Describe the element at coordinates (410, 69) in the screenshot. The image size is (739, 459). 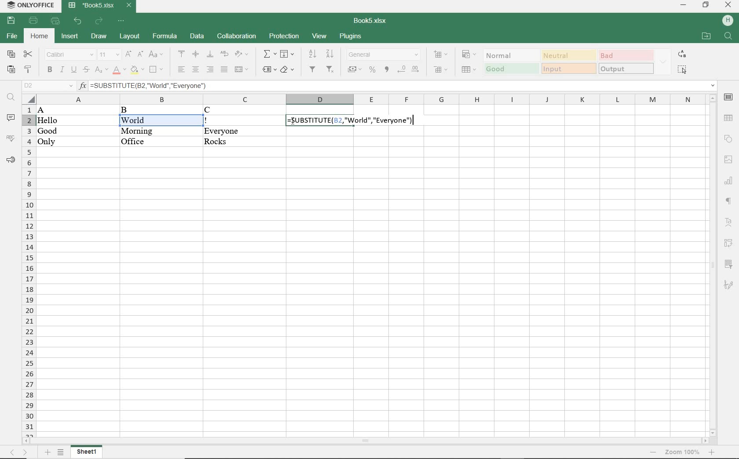
I see `change decimal` at that location.